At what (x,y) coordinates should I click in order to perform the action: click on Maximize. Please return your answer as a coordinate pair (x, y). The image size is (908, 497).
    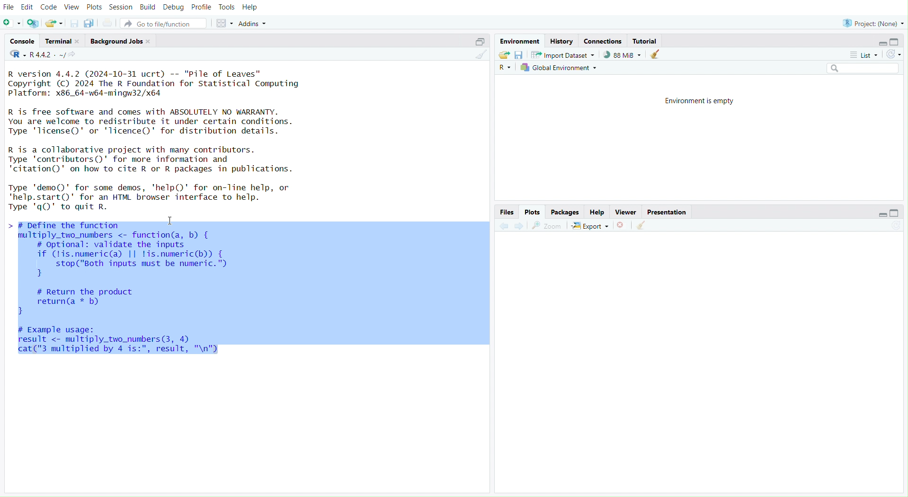
    Looking at the image, I should click on (899, 213).